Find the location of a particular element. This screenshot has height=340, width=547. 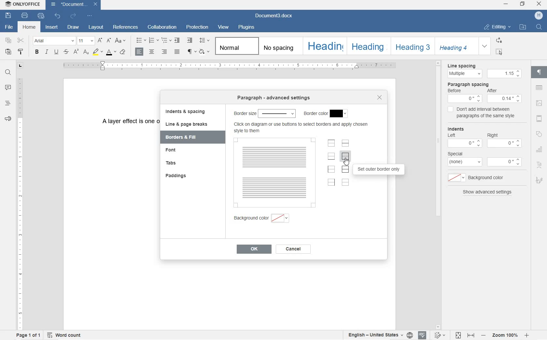

SUBSCRIPT is located at coordinates (86, 52).